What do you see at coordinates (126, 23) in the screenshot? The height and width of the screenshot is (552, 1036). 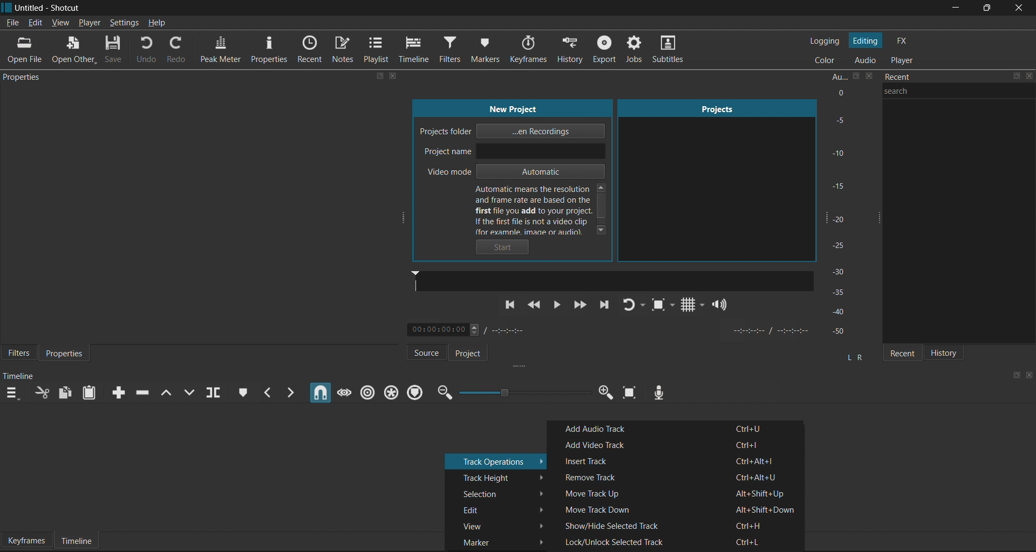 I see `Settings` at bounding box center [126, 23].